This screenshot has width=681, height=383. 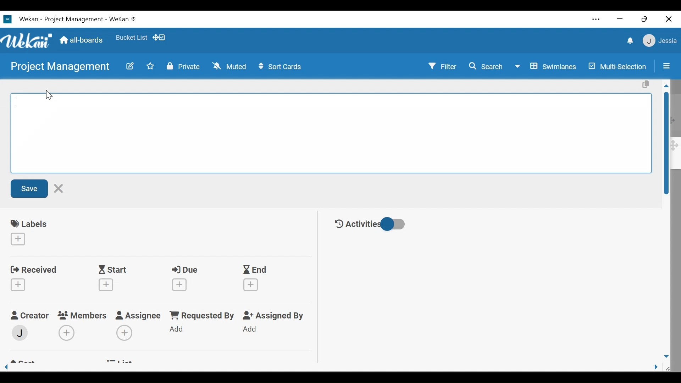 I want to click on Toggle show/hide activities, so click(x=394, y=225).